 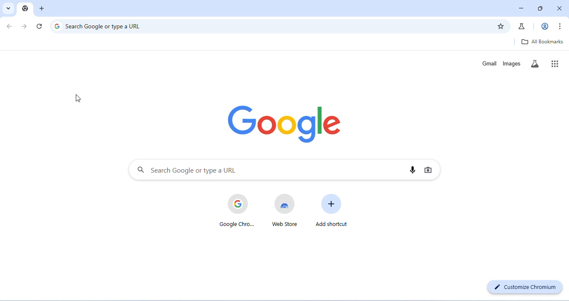 What do you see at coordinates (555, 63) in the screenshot?
I see `google apps` at bounding box center [555, 63].